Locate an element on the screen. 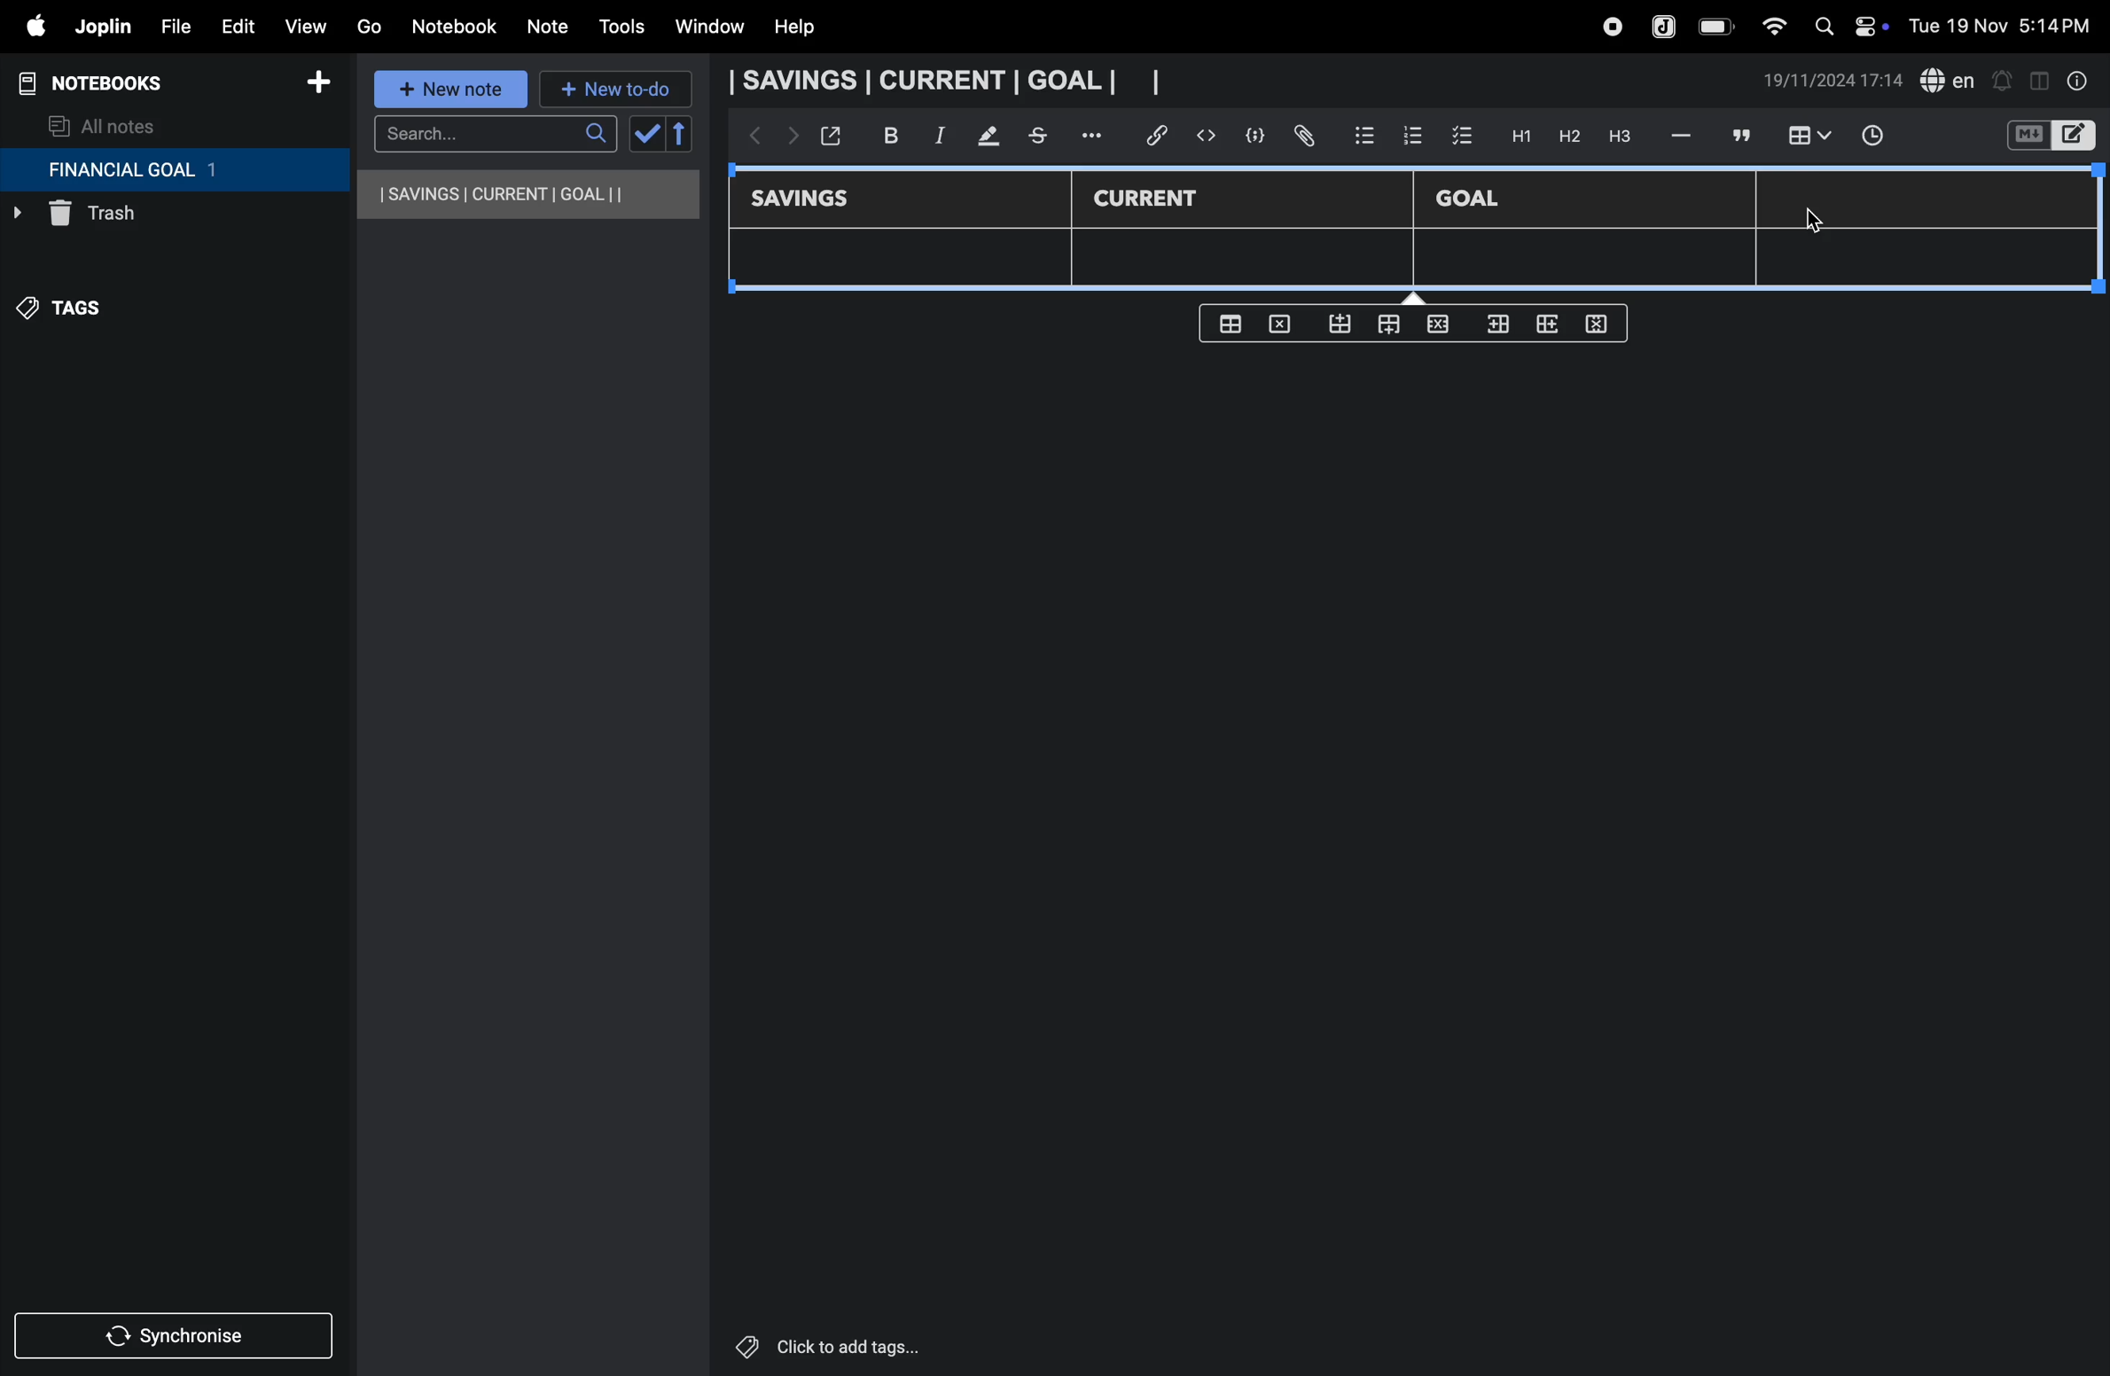 The width and height of the screenshot is (2110, 1376). backward is located at coordinates (749, 137).